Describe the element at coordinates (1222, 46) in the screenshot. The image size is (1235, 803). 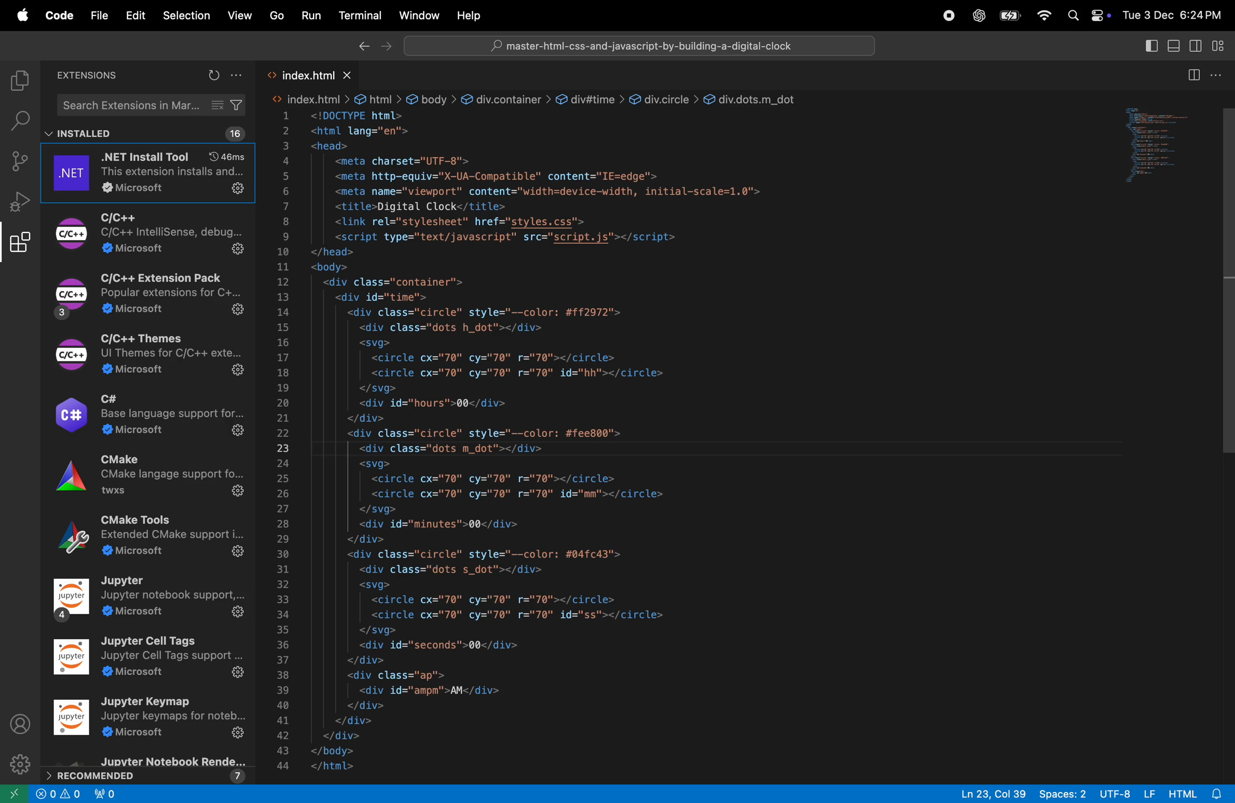
I see `customize layout` at that location.